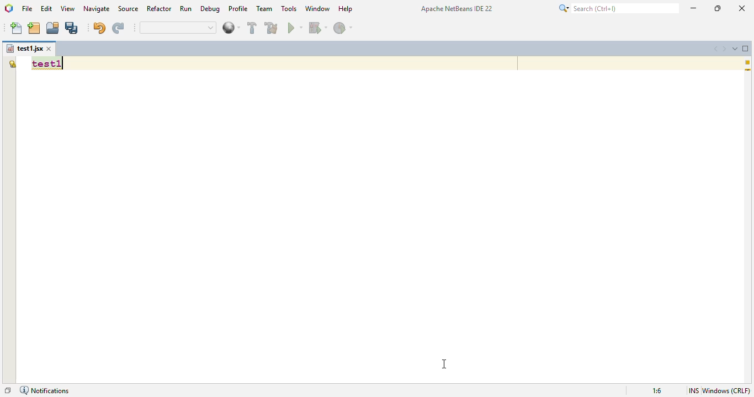  What do you see at coordinates (99, 28) in the screenshot?
I see `undo` at bounding box center [99, 28].